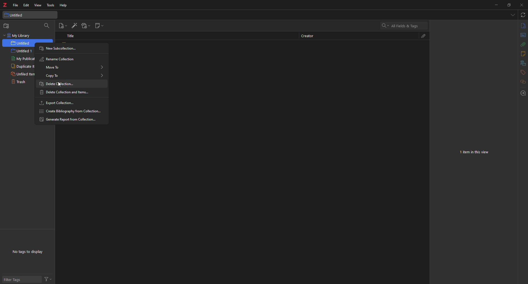 The width and height of the screenshot is (528, 284). I want to click on tags, so click(523, 72).